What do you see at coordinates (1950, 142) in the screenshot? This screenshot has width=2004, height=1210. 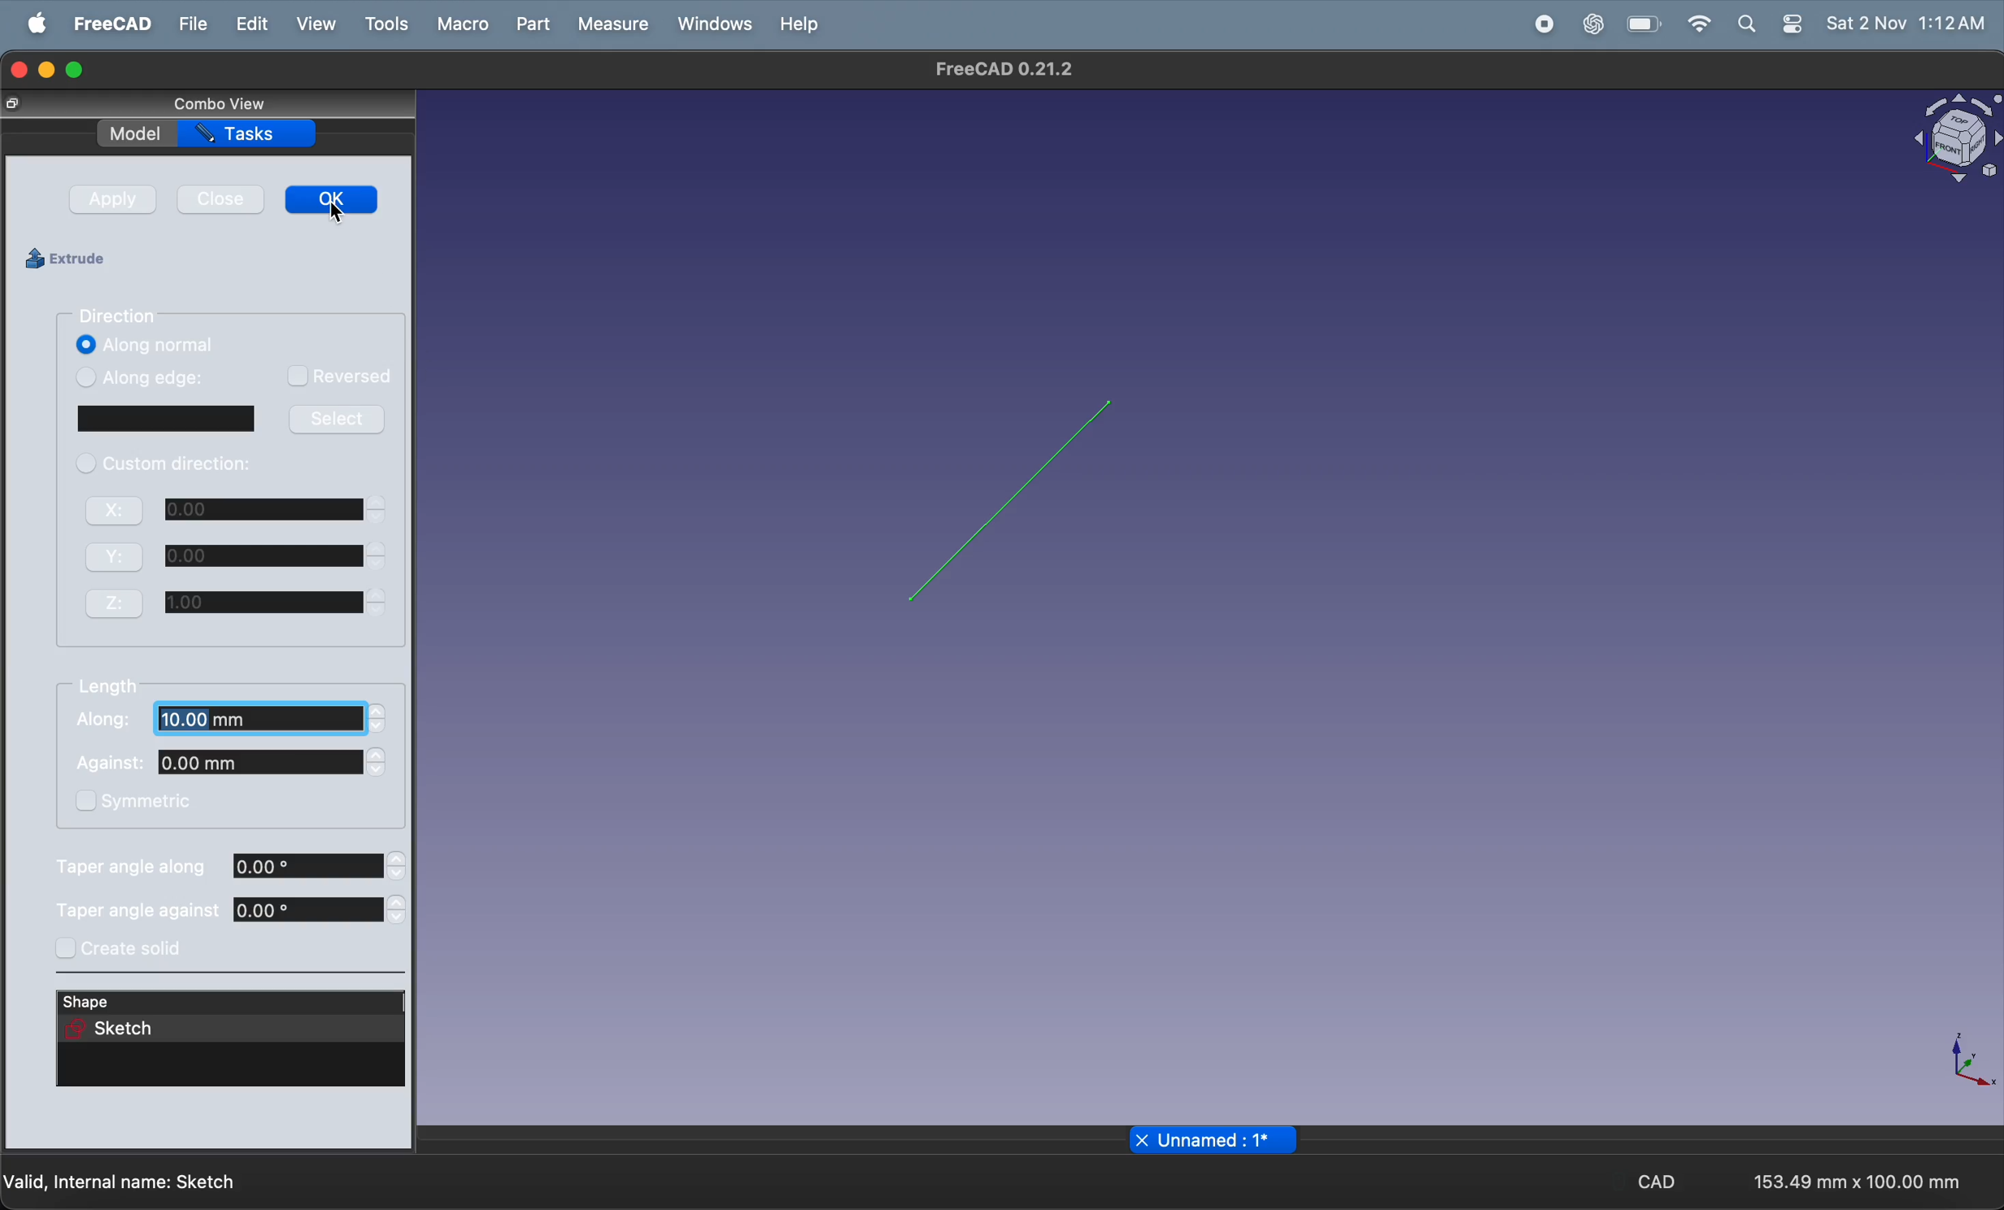 I see `object view` at bounding box center [1950, 142].